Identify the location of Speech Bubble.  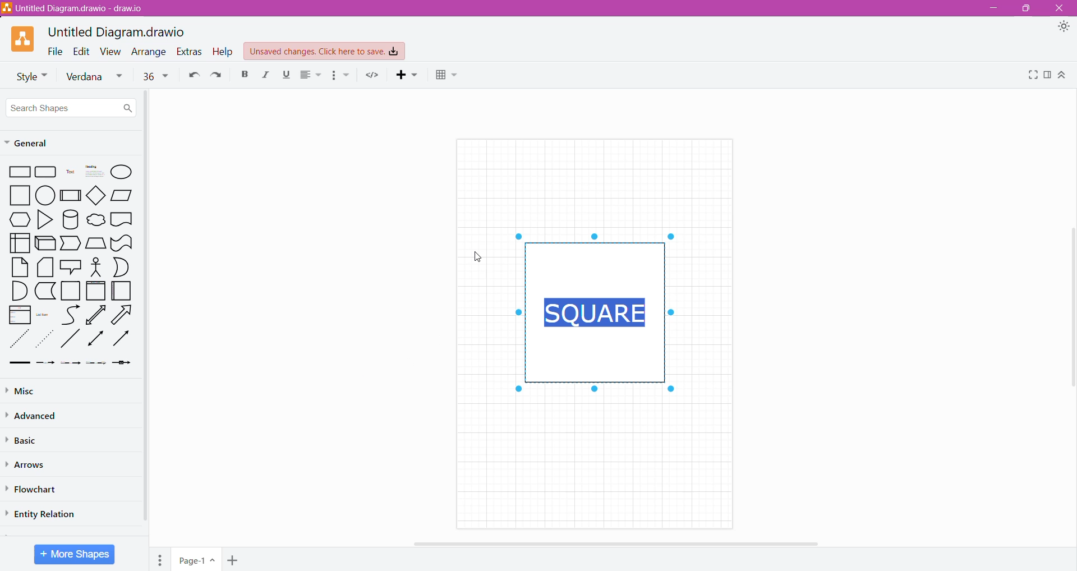
(71, 265).